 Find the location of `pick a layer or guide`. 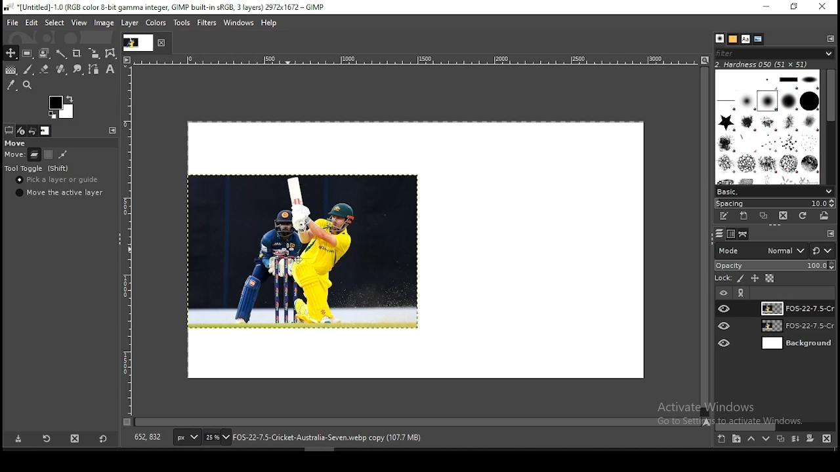

pick a layer or guide is located at coordinates (58, 181).